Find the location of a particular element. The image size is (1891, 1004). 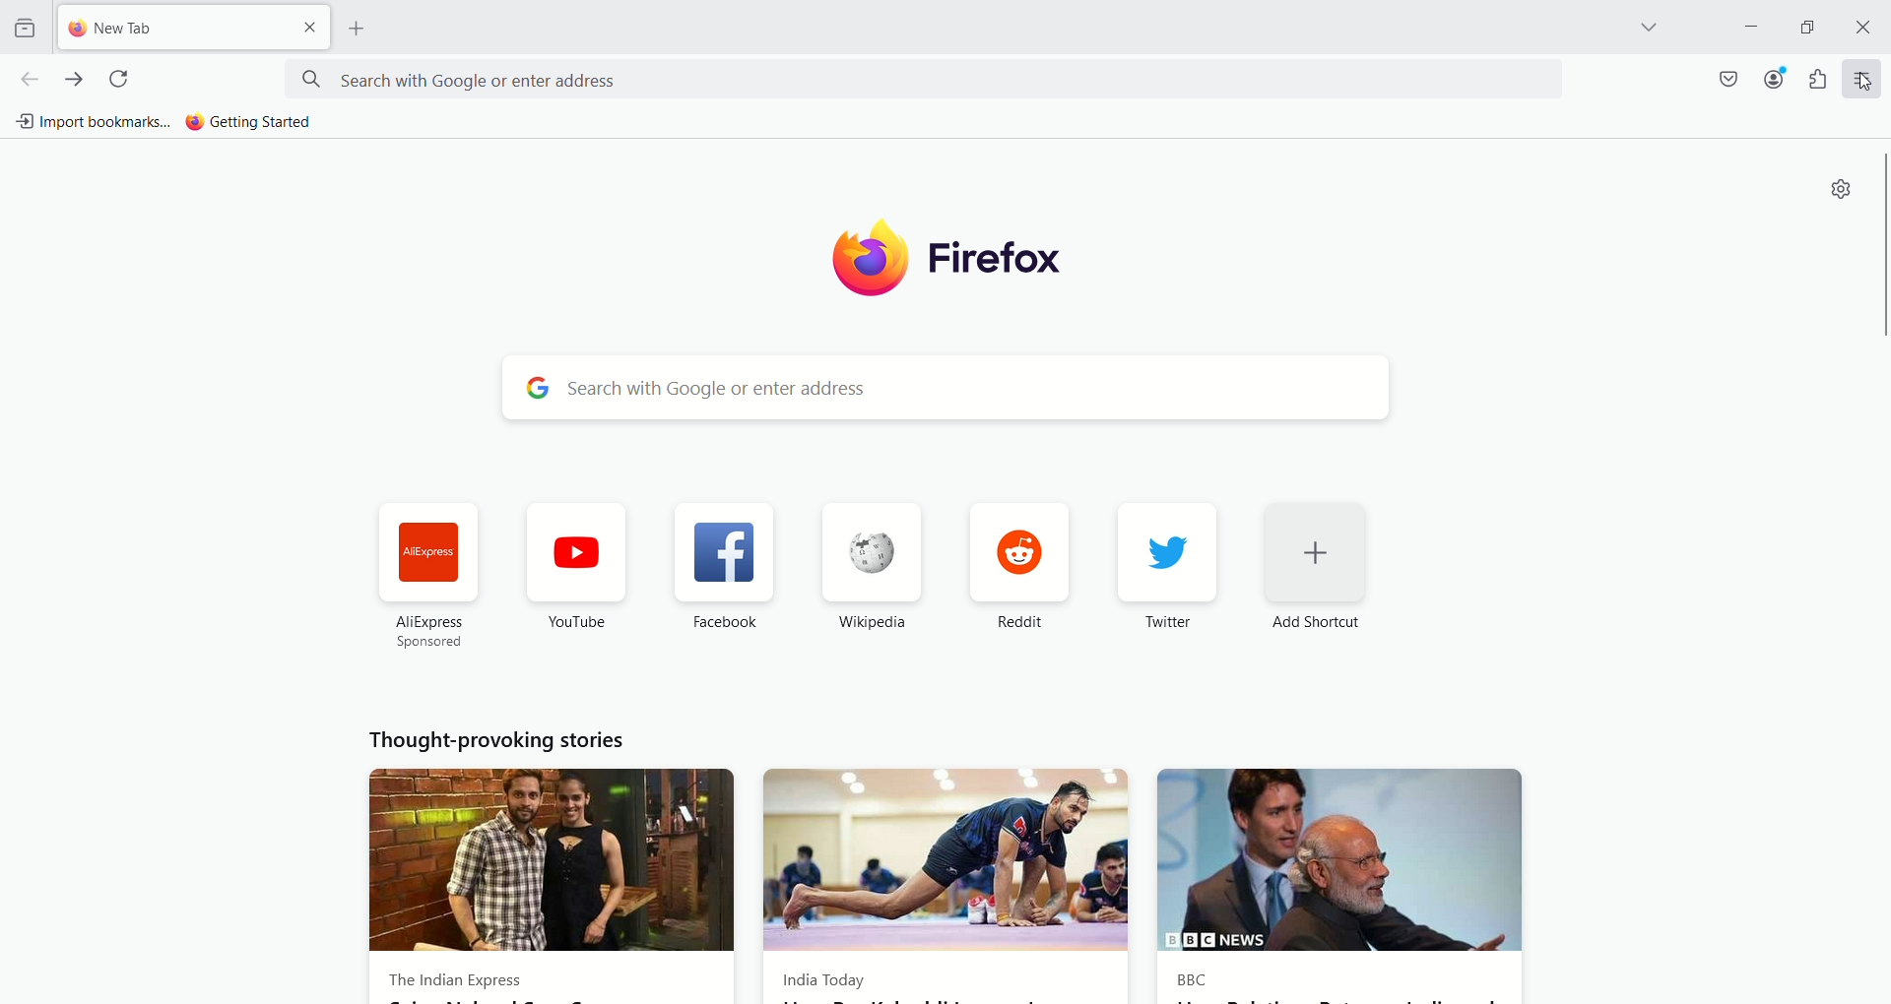

add shortcut is located at coordinates (1313, 572).